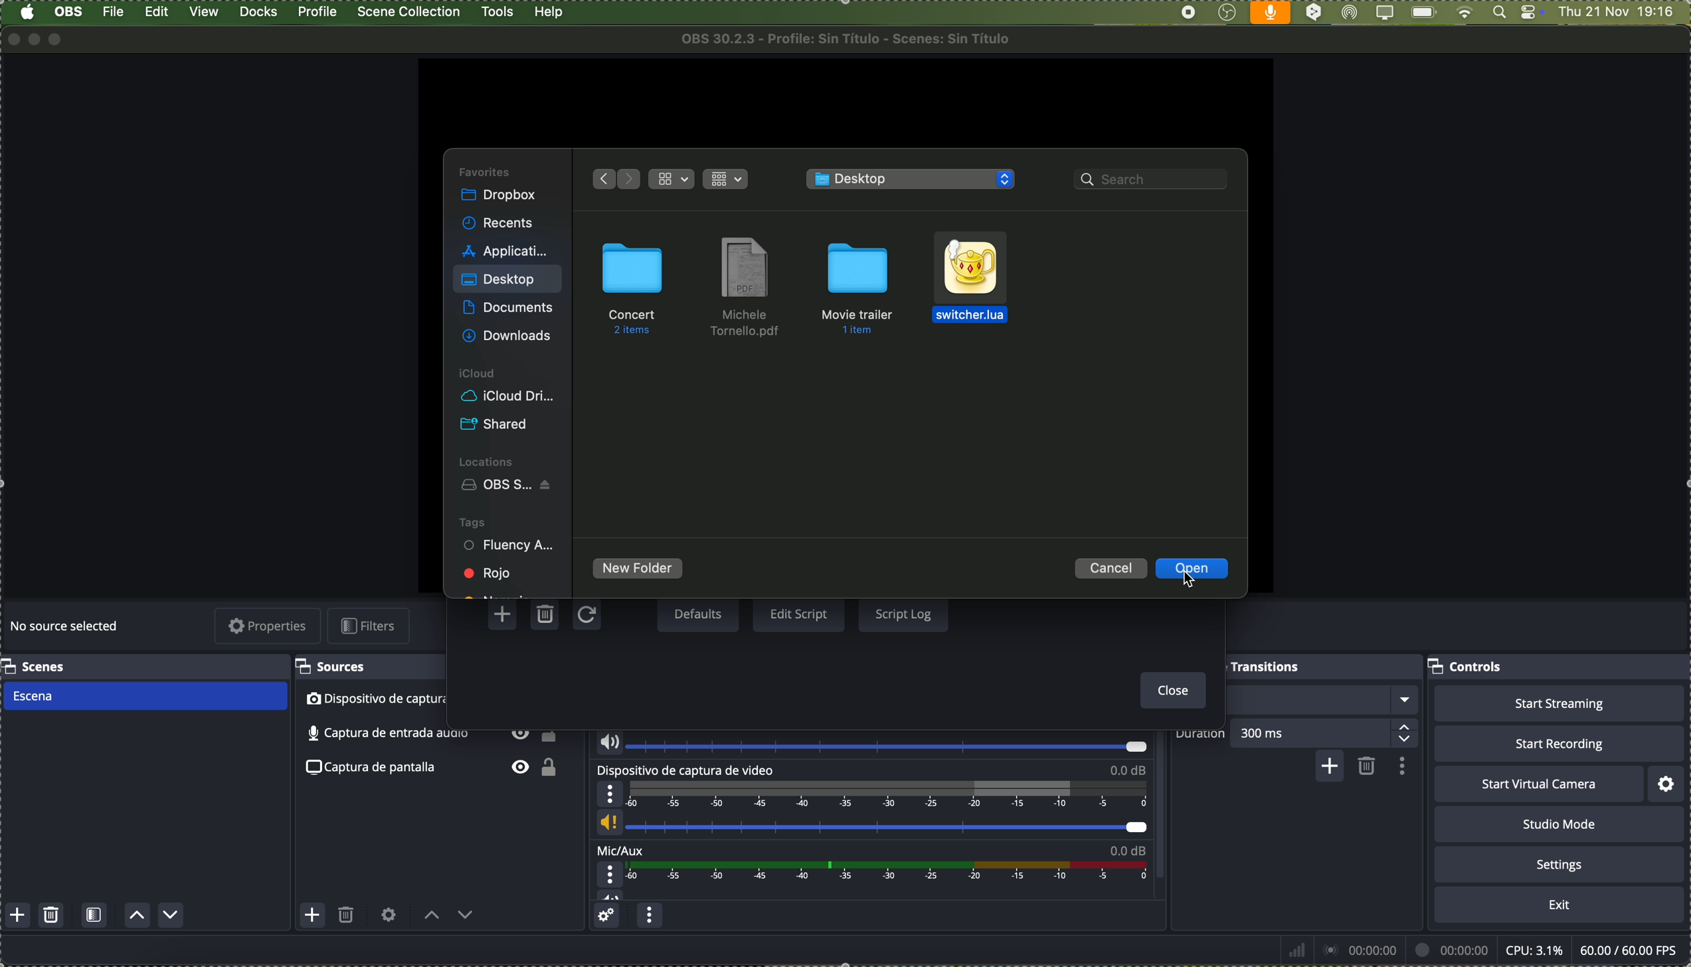 The width and height of the screenshot is (1691, 967). I want to click on battery, so click(1423, 13).